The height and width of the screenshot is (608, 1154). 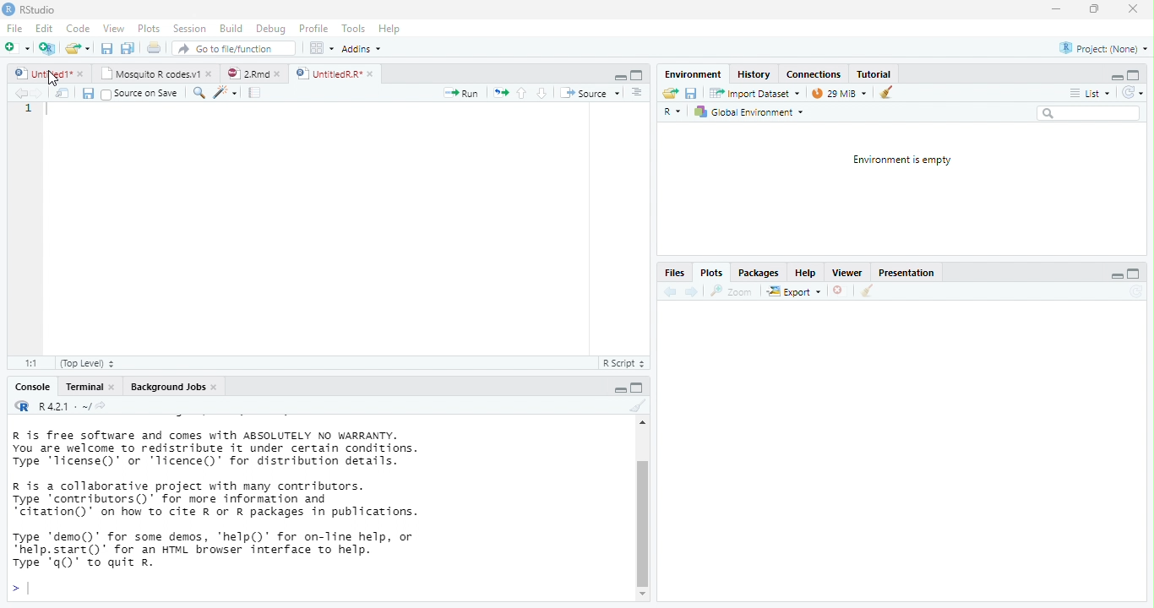 I want to click on Presentation, so click(x=905, y=274).